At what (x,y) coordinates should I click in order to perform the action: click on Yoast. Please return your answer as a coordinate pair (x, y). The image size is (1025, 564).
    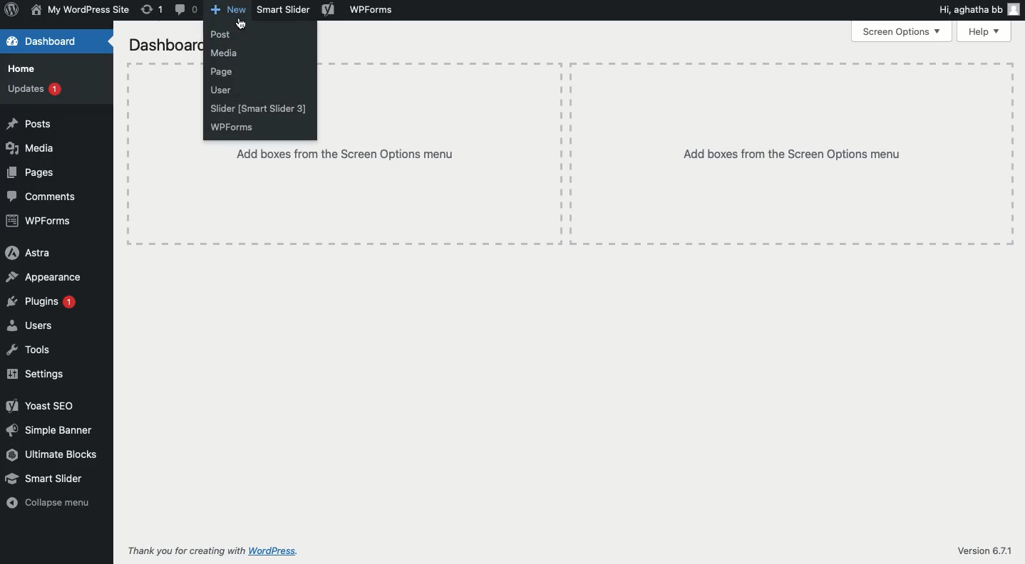
    Looking at the image, I should click on (329, 10).